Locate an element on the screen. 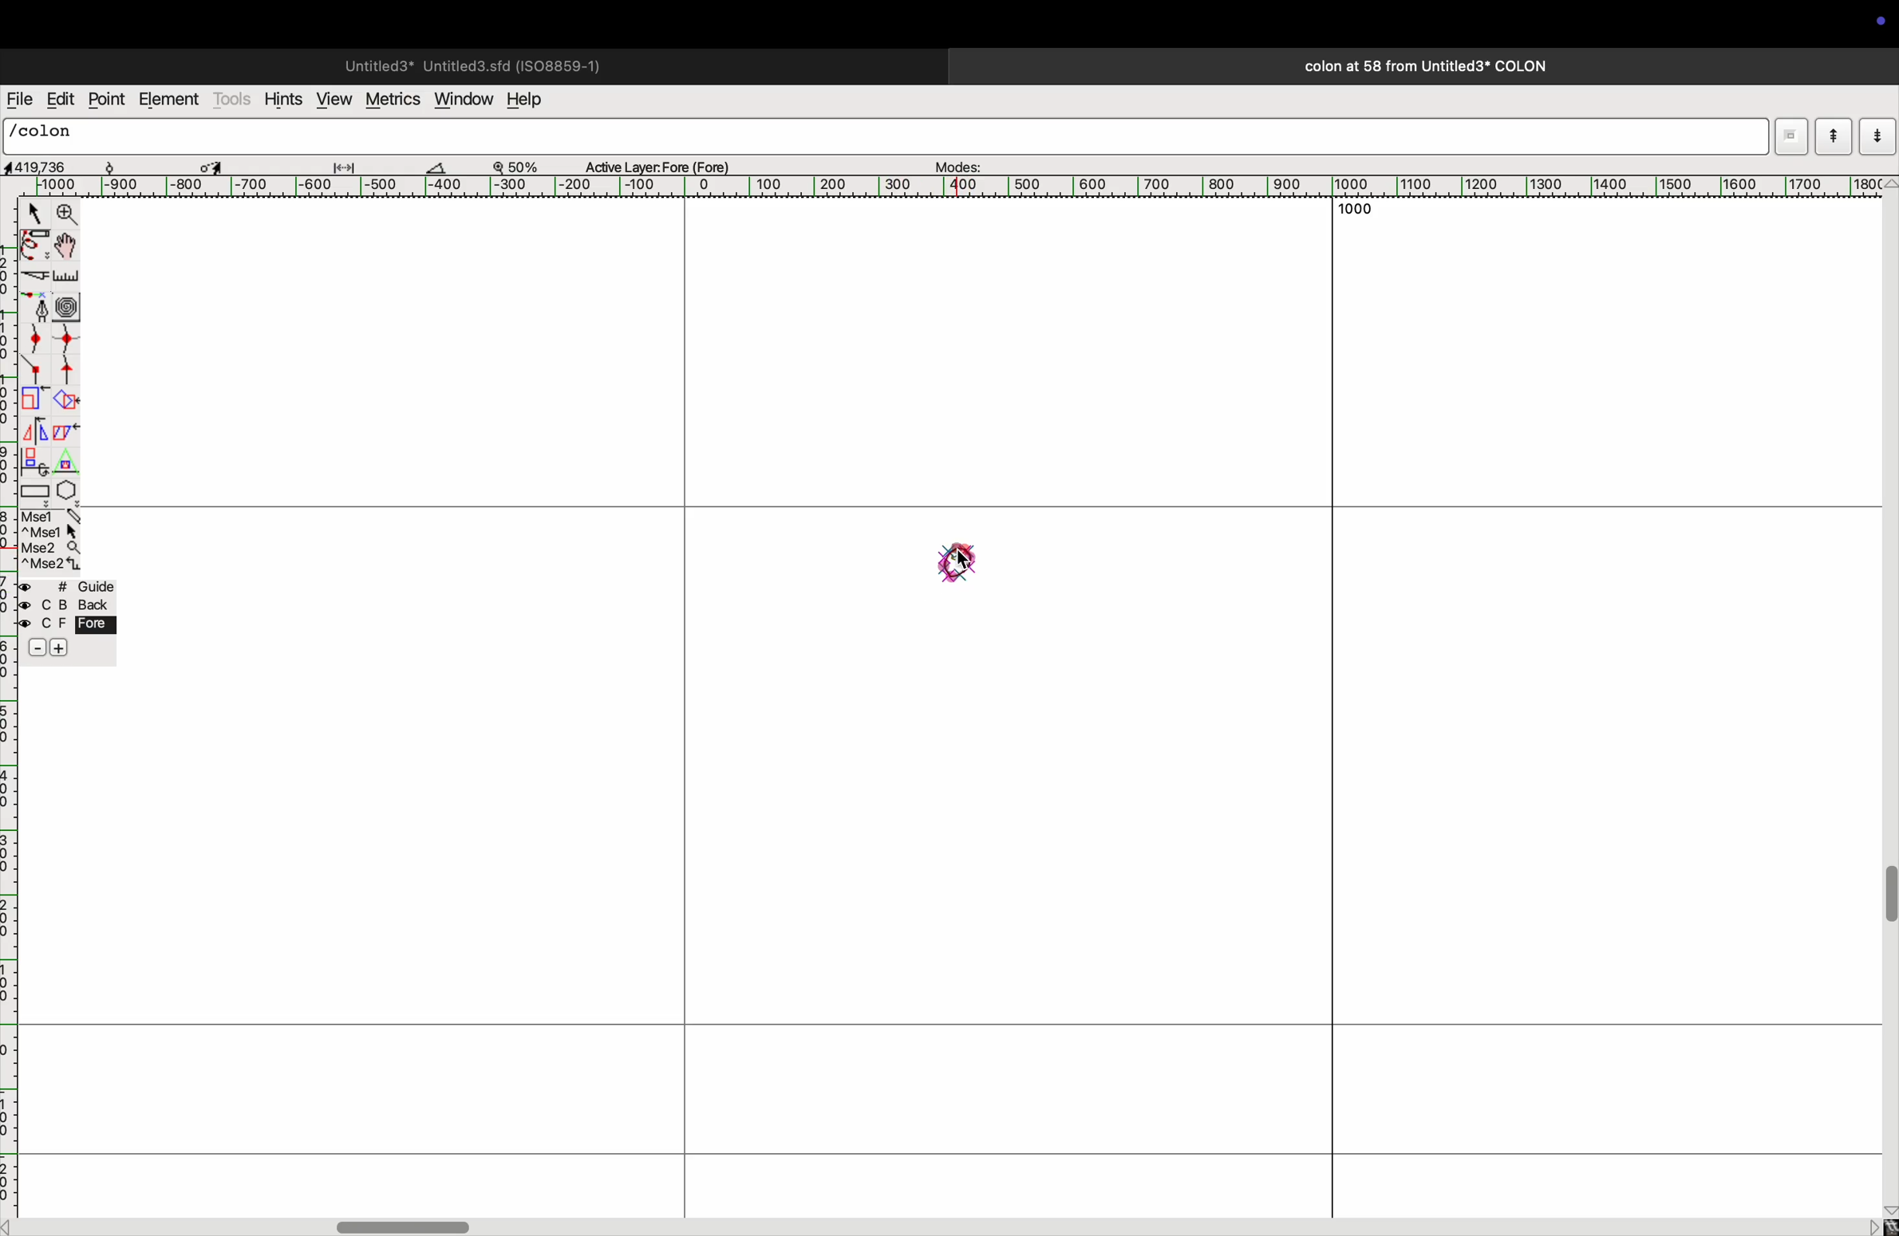  mirror is located at coordinates (38, 431).